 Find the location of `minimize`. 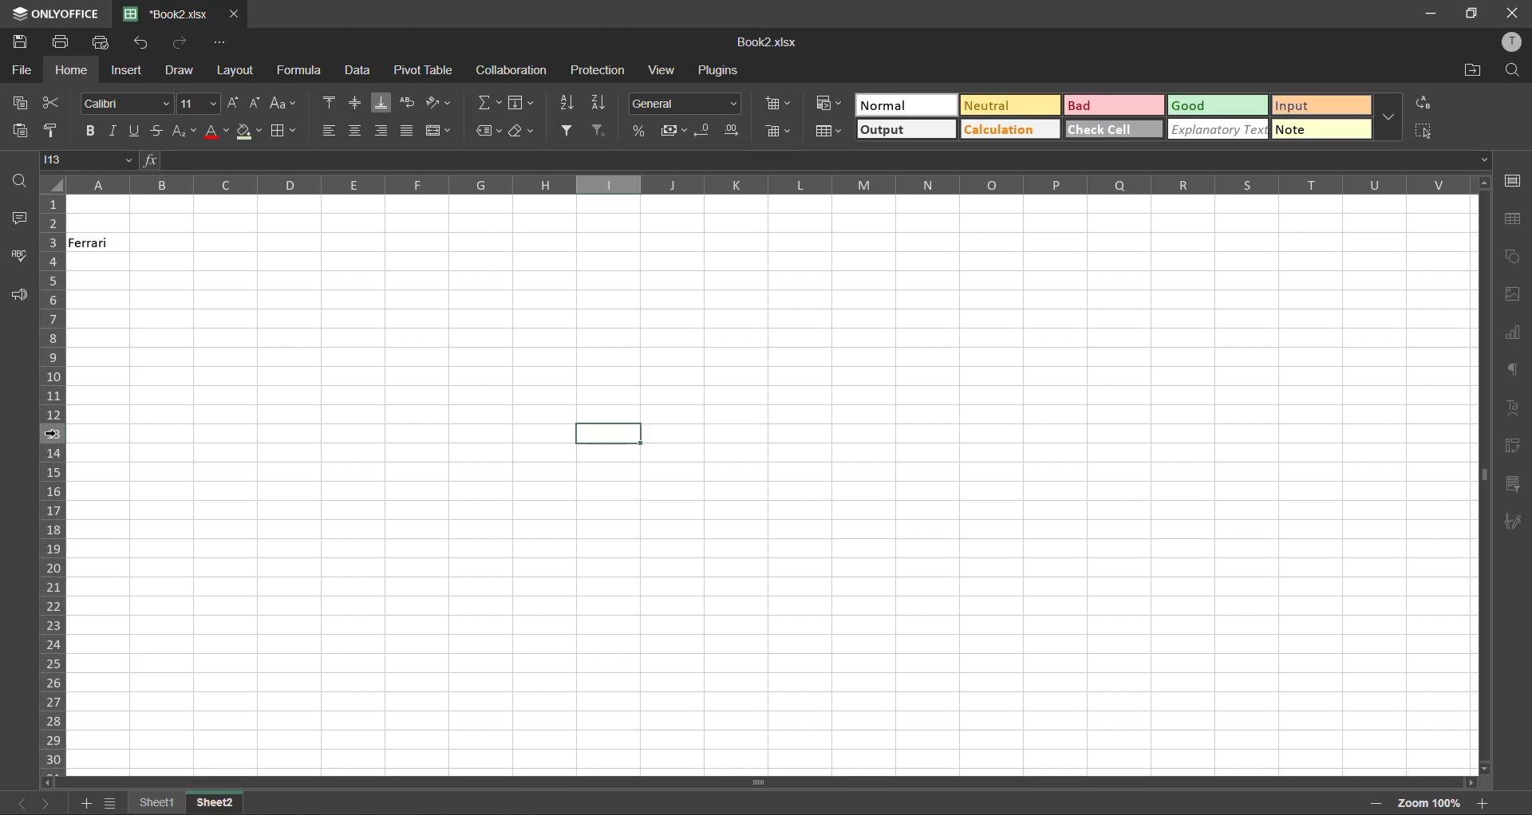

minimize is located at coordinates (1428, 12).